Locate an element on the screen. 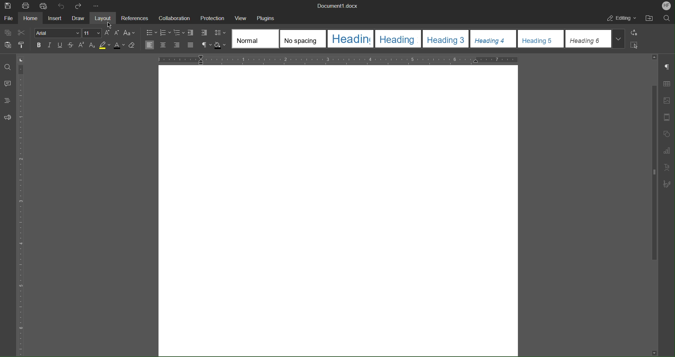 The height and width of the screenshot is (357, 675). Underline is located at coordinates (60, 45).